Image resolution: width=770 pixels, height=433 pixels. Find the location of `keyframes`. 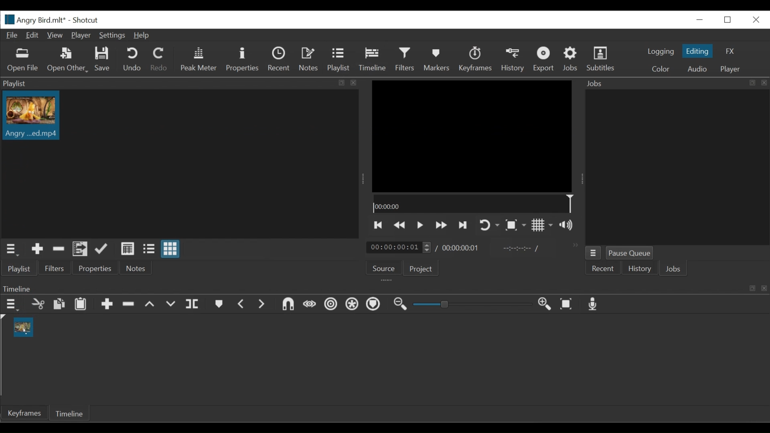

keyframes is located at coordinates (475, 59).